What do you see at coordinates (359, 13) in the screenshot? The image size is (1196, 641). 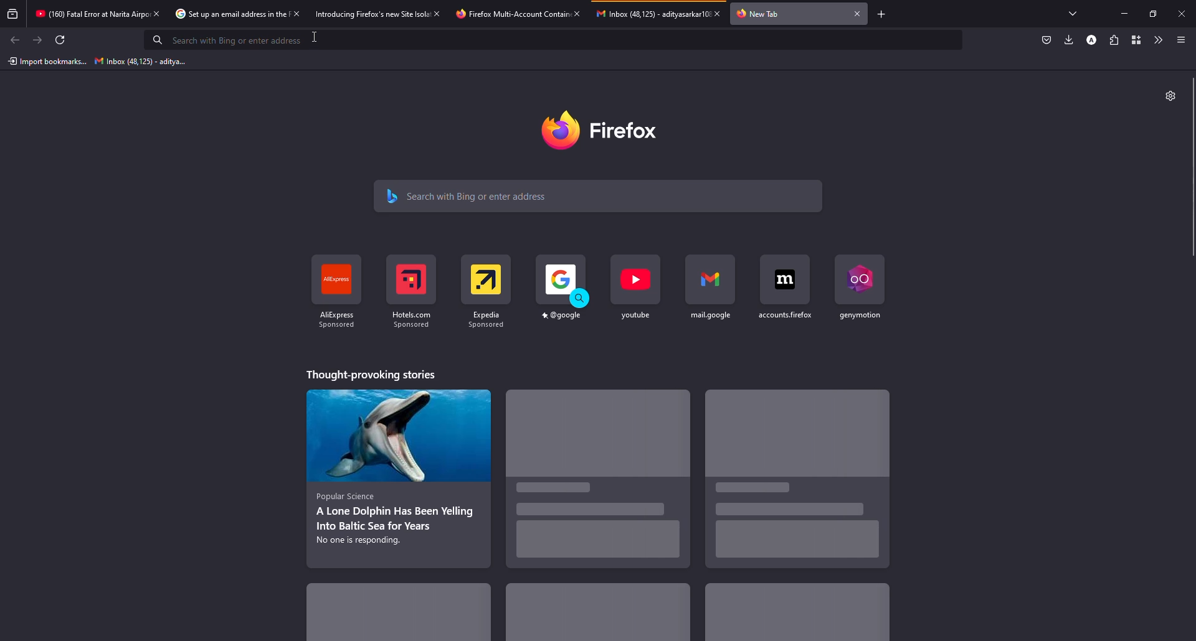 I see `tab` at bounding box center [359, 13].